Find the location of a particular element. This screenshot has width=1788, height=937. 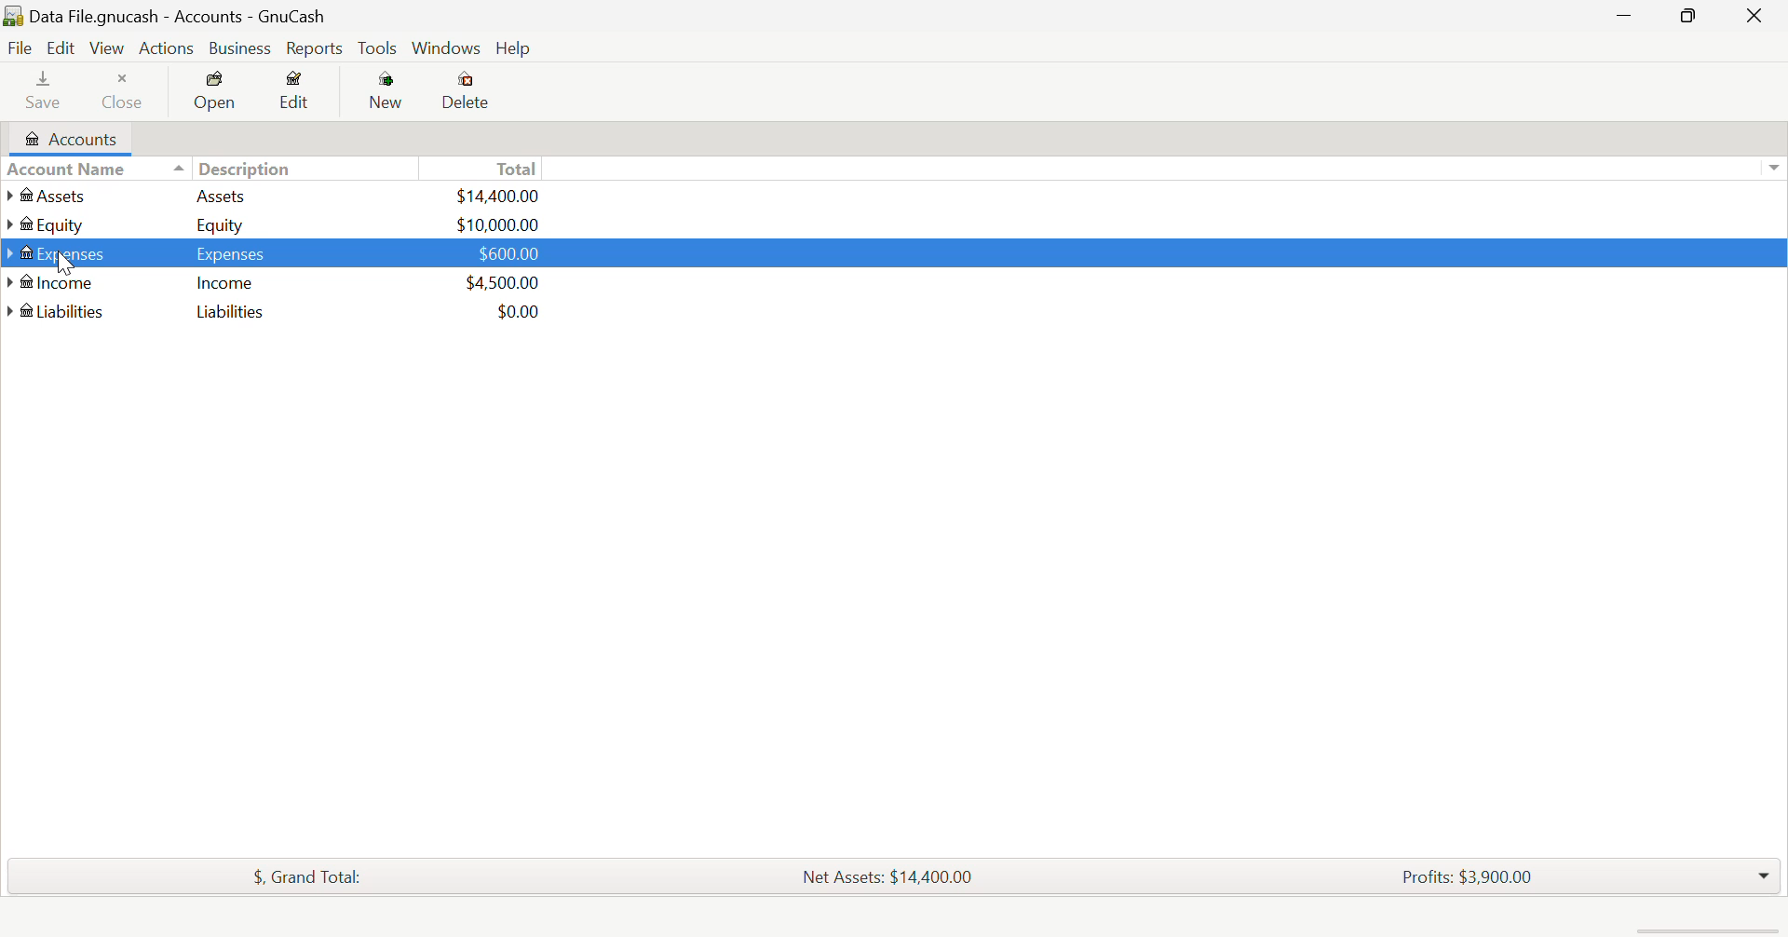

Description is located at coordinates (235, 170).